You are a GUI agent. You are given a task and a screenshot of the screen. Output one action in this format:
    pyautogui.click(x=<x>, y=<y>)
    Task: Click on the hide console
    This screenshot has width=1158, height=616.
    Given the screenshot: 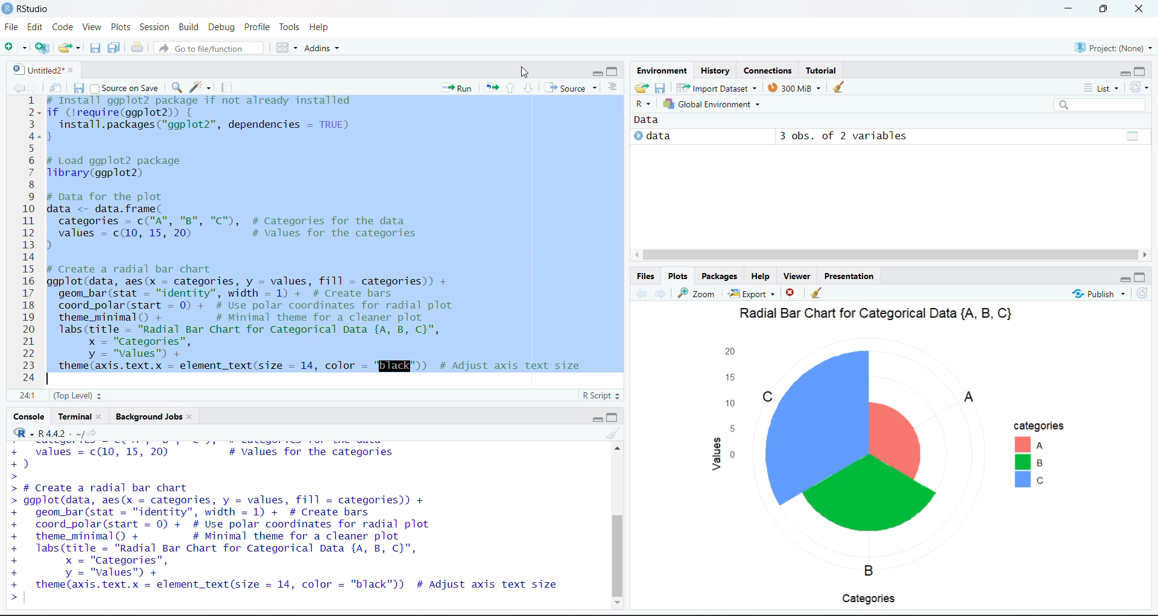 What is the action you would take?
    pyautogui.click(x=614, y=416)
    